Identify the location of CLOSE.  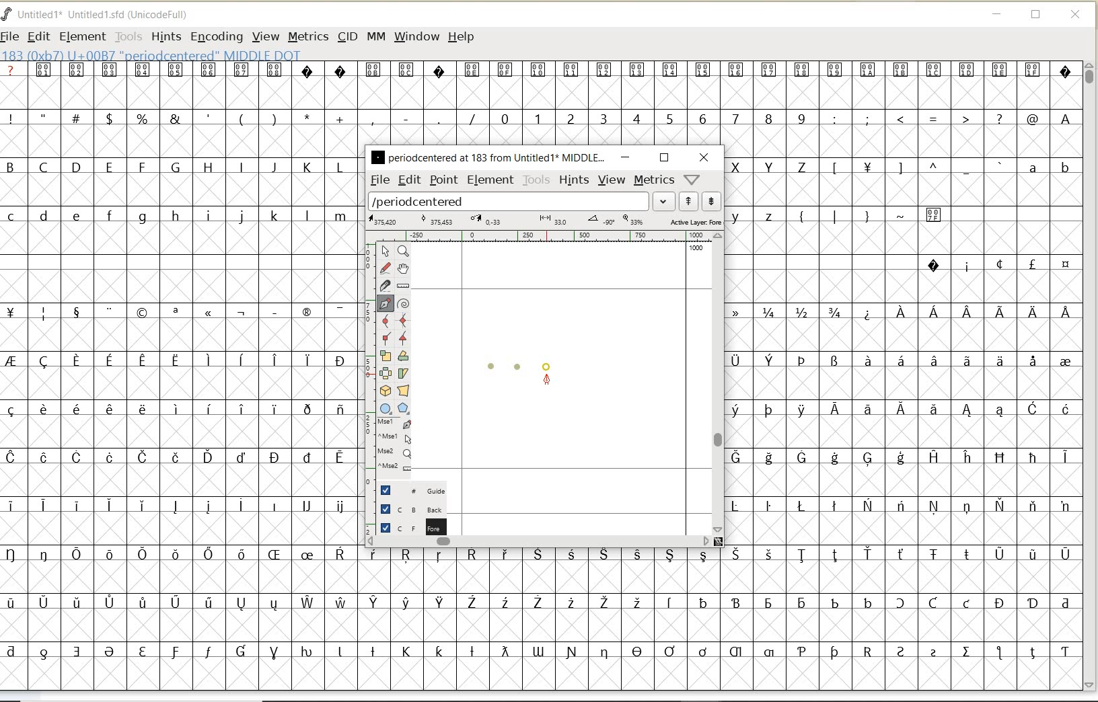
(1076, 15).